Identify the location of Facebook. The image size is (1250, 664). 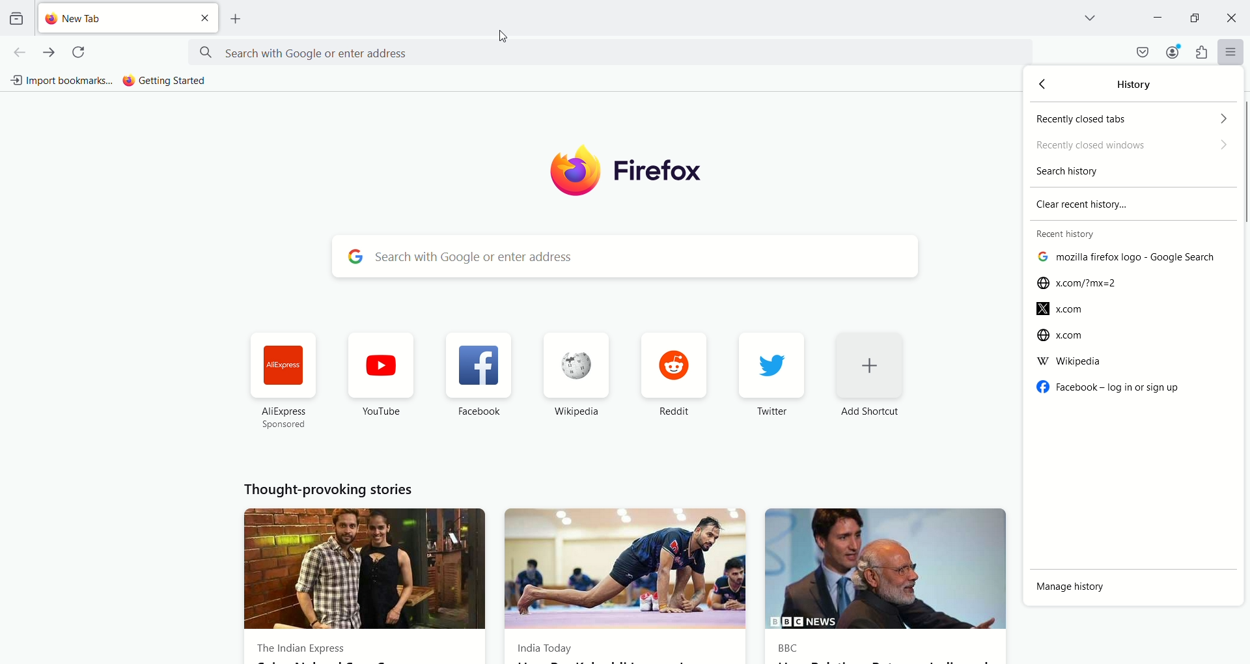
(476, 372).